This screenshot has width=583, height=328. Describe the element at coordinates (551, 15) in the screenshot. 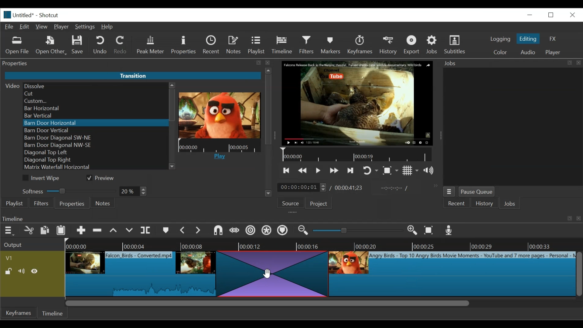

I see `Restore` at that location.